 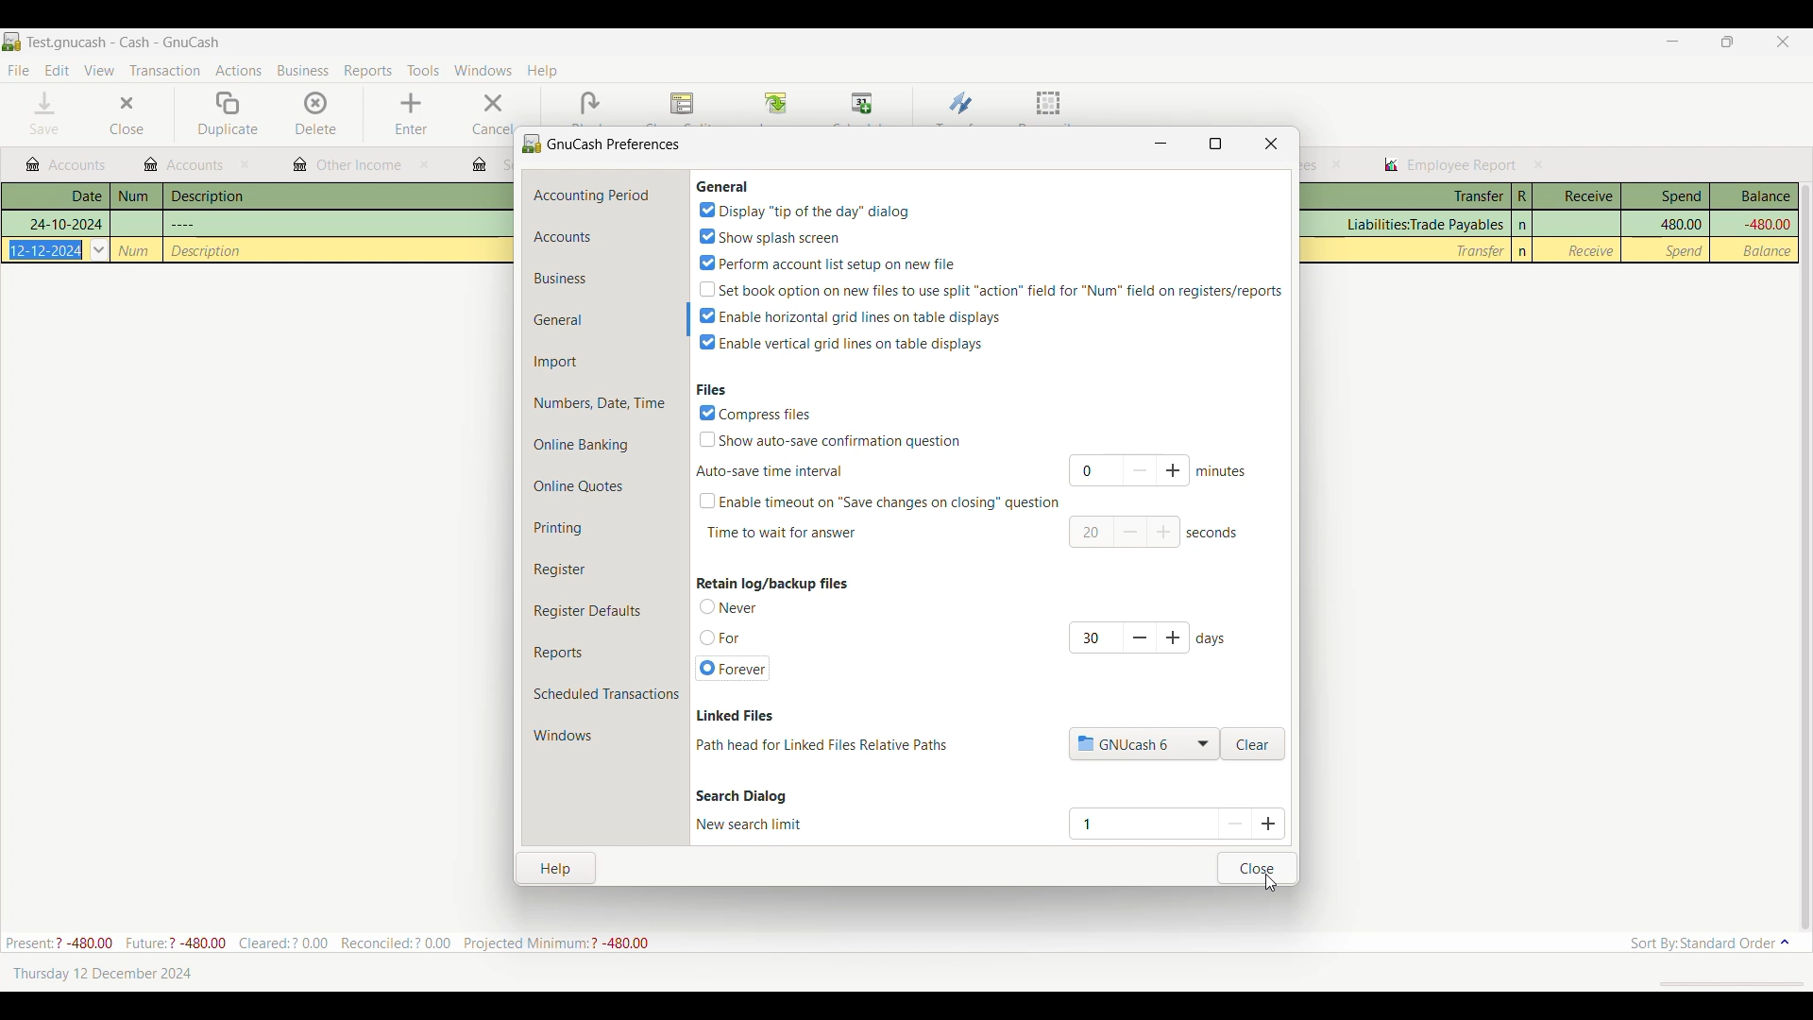 What do you see at coordinates (1449, 165) in the screenshot?
I see `Other budgets and reports` at bounding box center [1449, 165].